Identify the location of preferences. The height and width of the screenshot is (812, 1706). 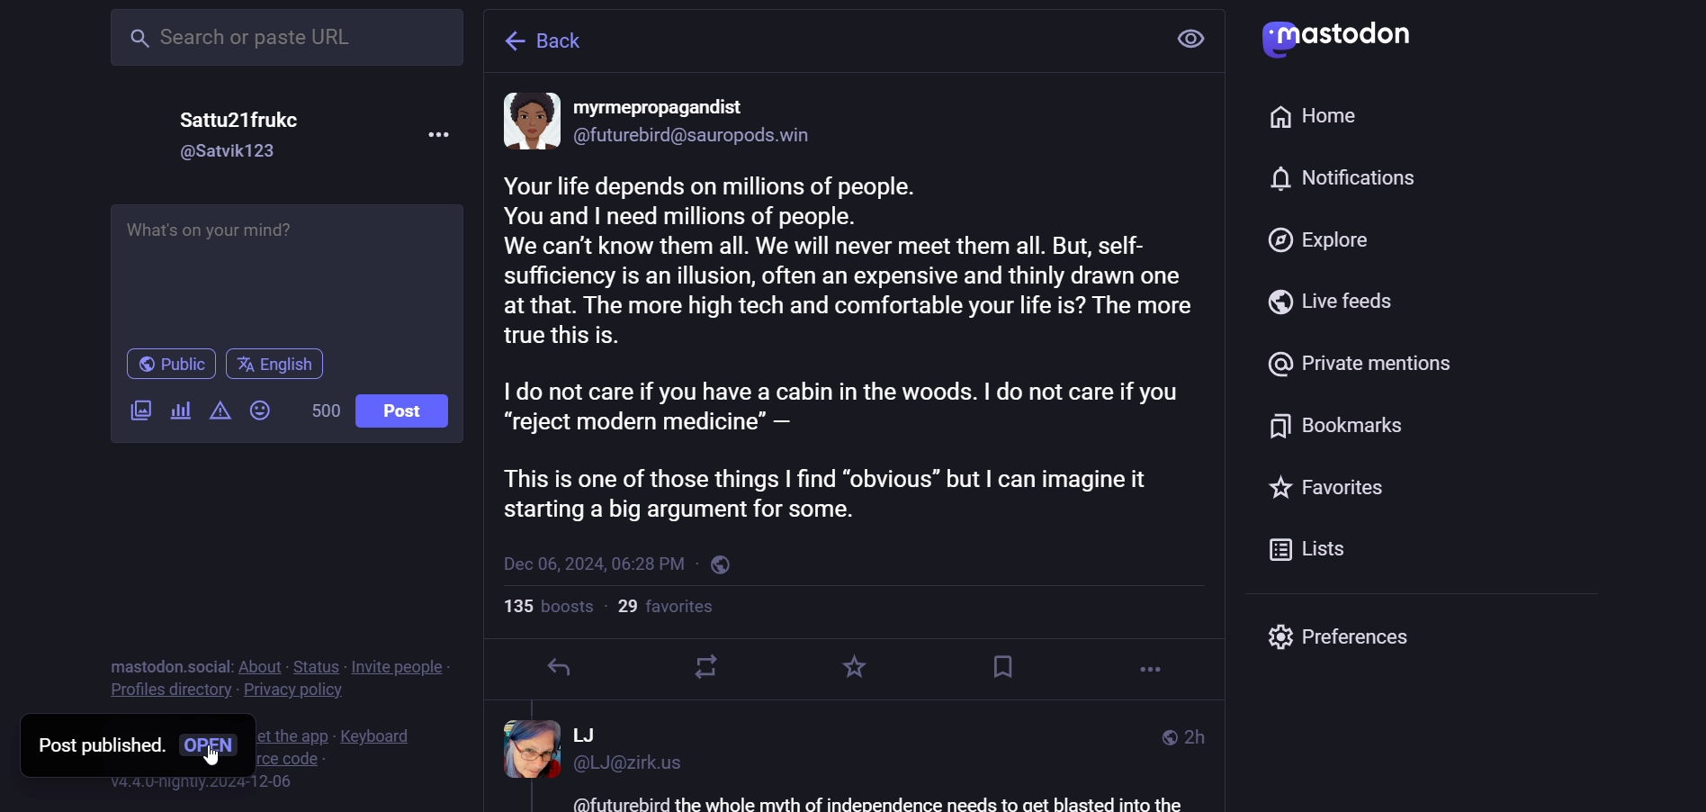
(1342, 639).